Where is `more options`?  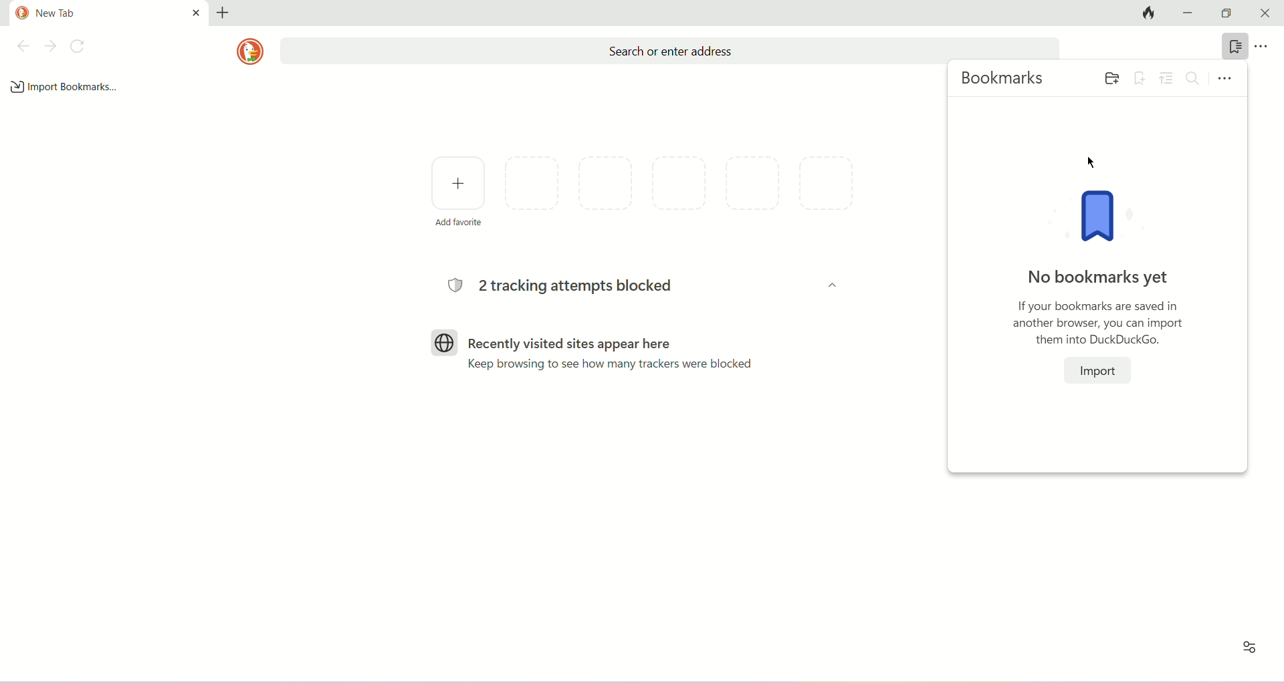
more options is located at coordinates (1269, 47).